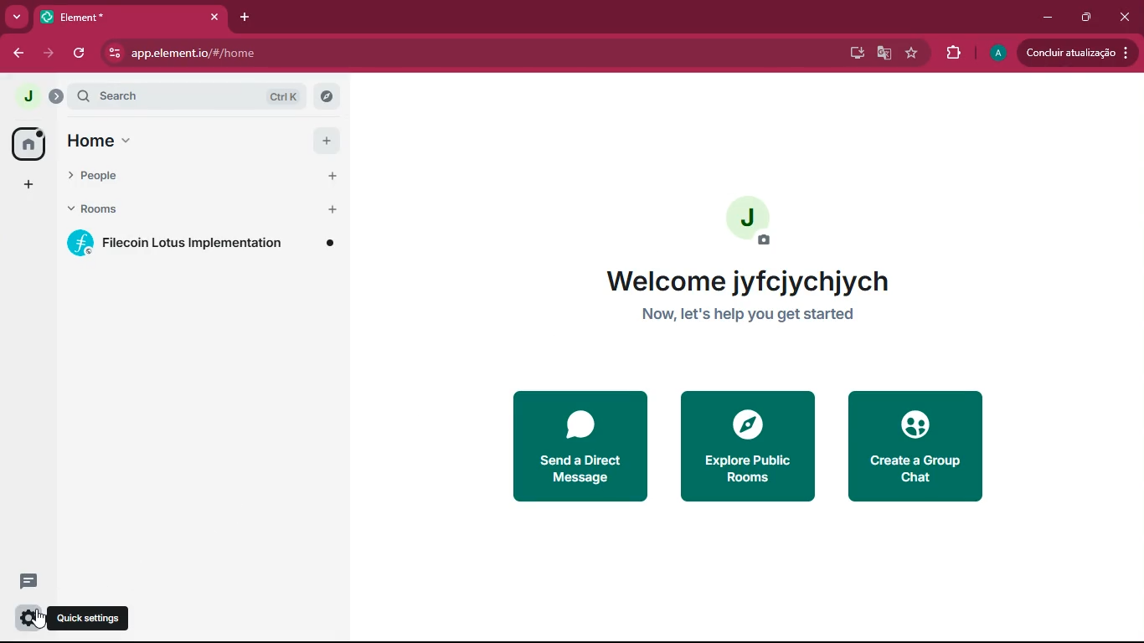 The width and height of the screenshot is (1144, 643). Describe the element at coordinates (1083, 15) in the screenshot. I see `maximize` at that location.